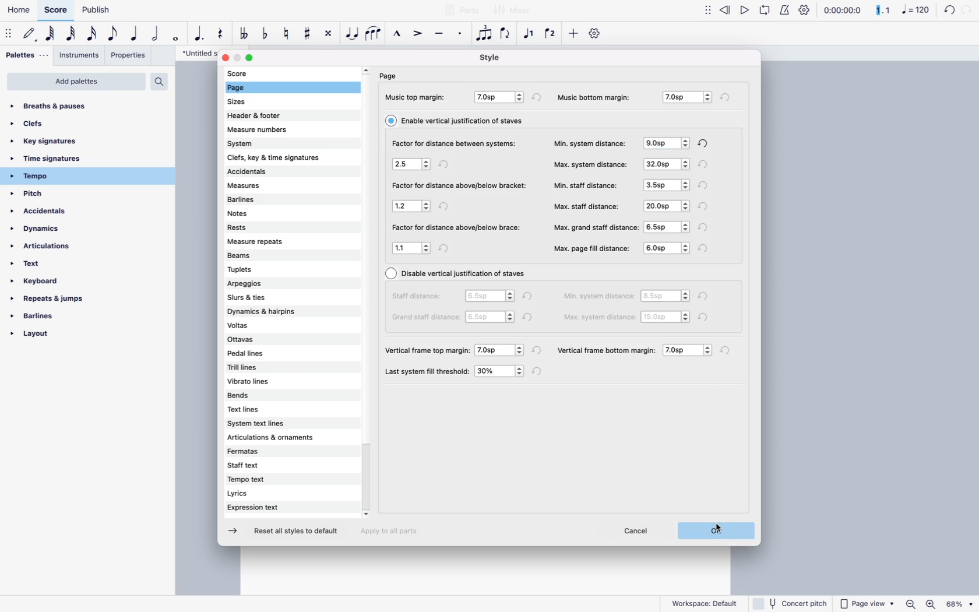  What do you see at coordinates (596, 226) in the screenshot?
I see `max grand staff distance` at bounding box center [596, 226].